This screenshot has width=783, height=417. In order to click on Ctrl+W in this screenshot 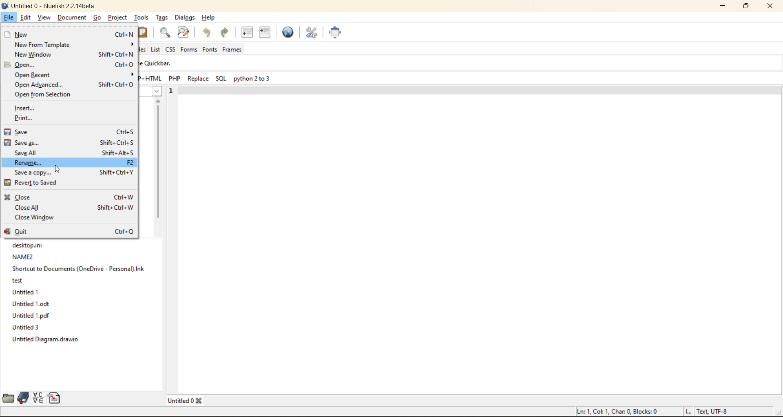, I will do `click(123, 195)`.